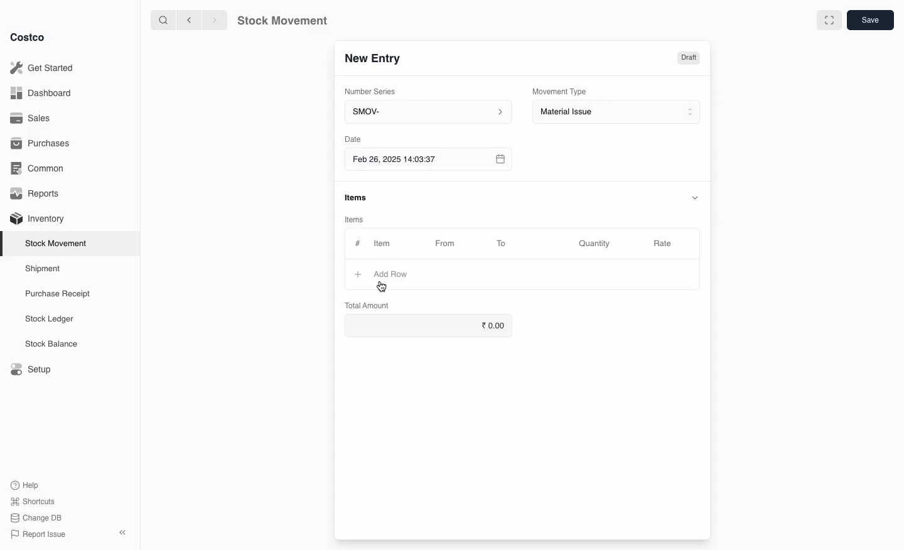 Image resolution: width=904 pixels, height=550 pixels. I want to click on Costco, so click(28, 38).